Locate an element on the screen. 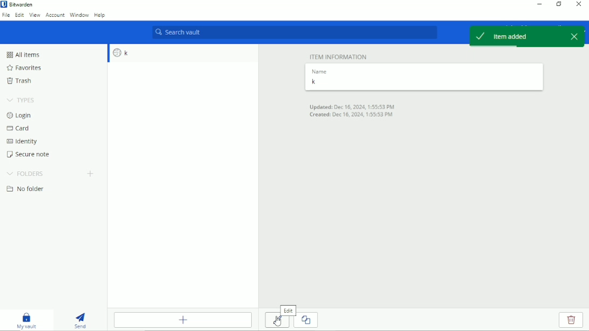  All items is located at coordinates (23, 54).